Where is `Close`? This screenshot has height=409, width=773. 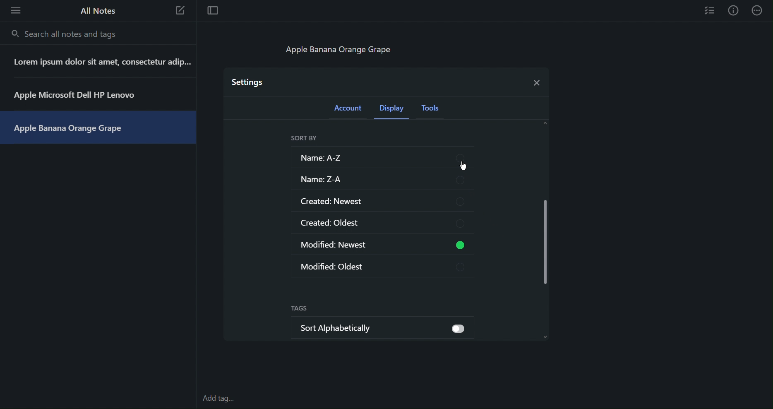
Close is located at coordinates (535, 81).